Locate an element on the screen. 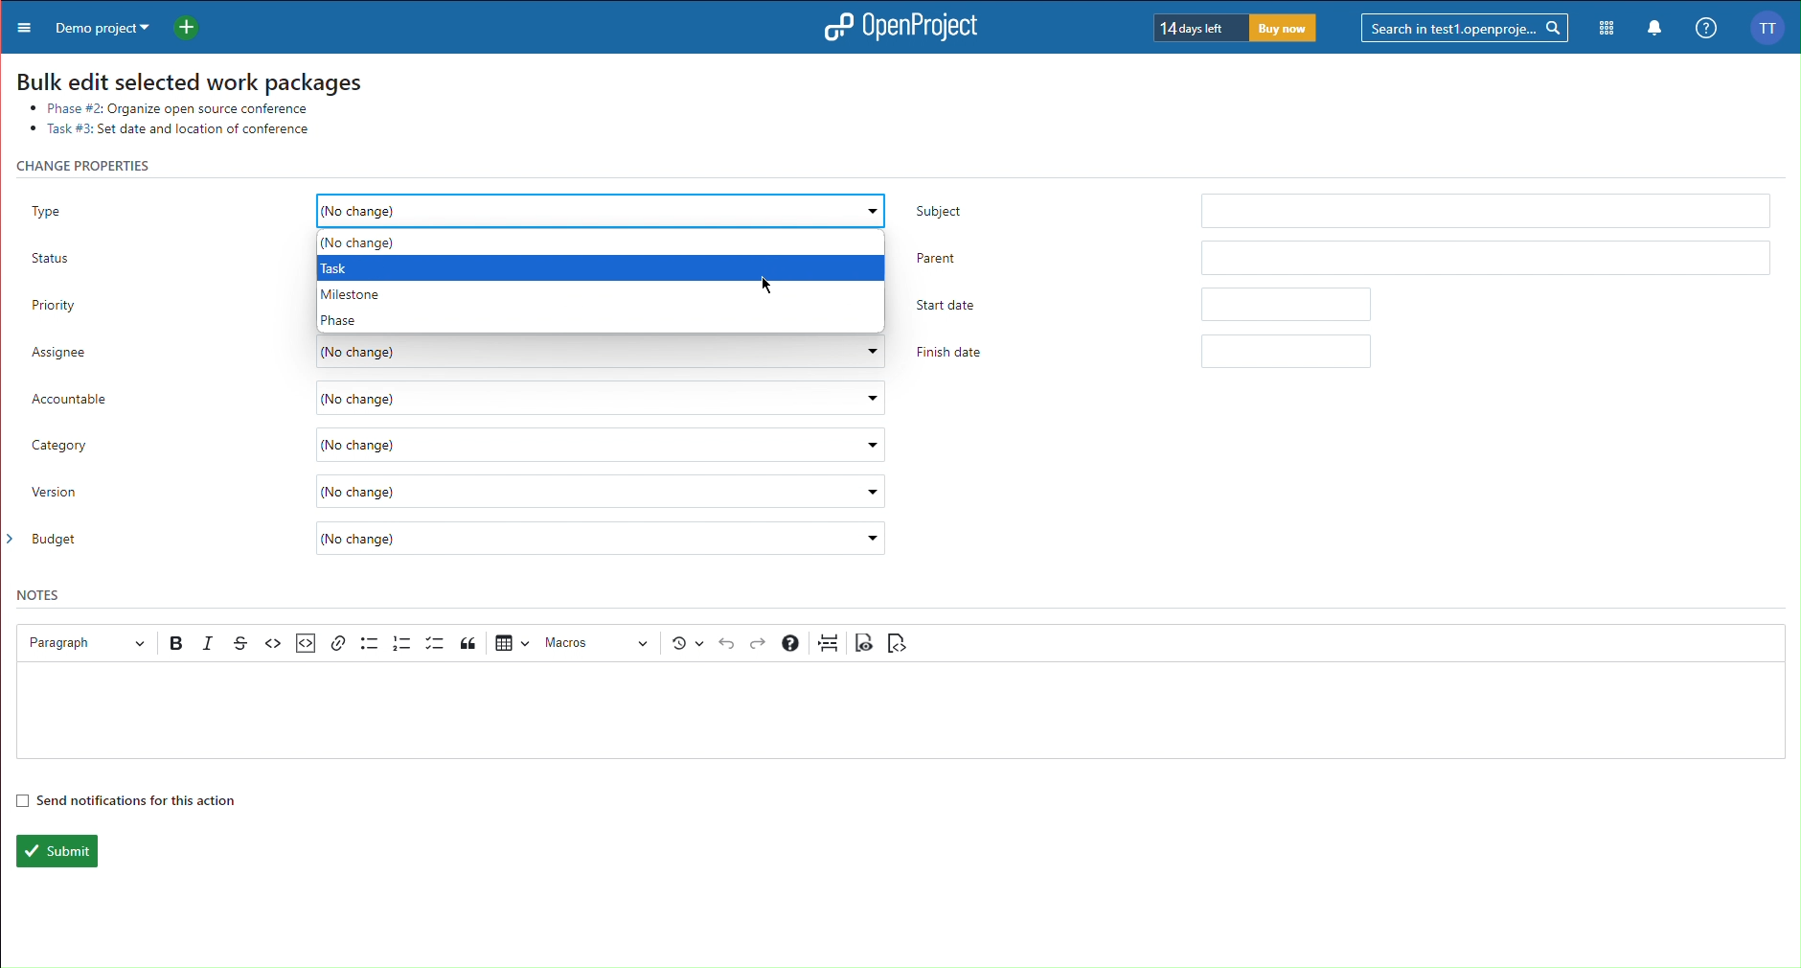  Change password is located at coordinates (93, 165).